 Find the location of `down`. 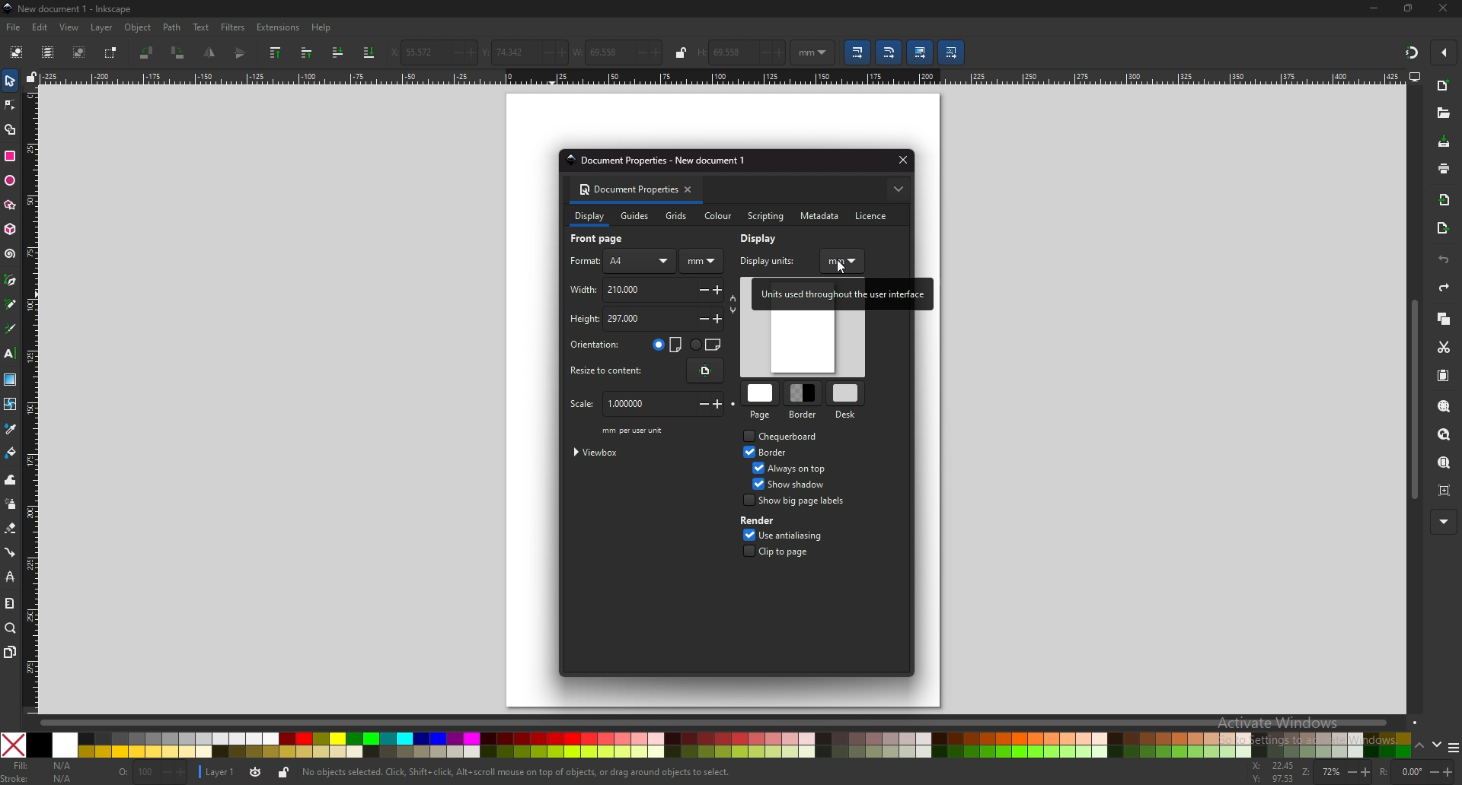

down is located at coordinates (1436, 745).